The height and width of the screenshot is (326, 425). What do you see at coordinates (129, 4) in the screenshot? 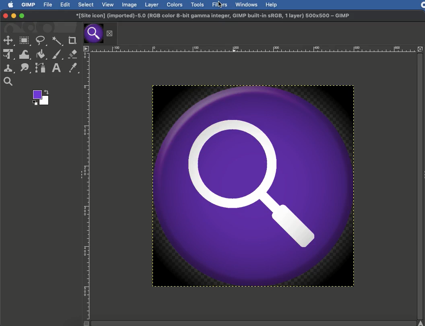
I see `Image` at bounding box center [129, 4].